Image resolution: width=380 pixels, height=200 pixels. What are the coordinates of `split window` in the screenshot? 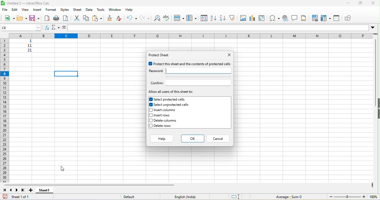 It's located at (337, 19).